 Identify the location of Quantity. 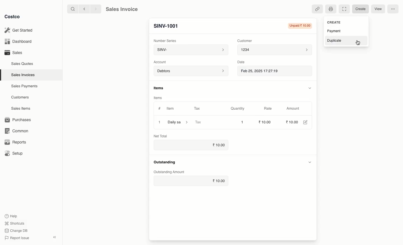
(238, 109).